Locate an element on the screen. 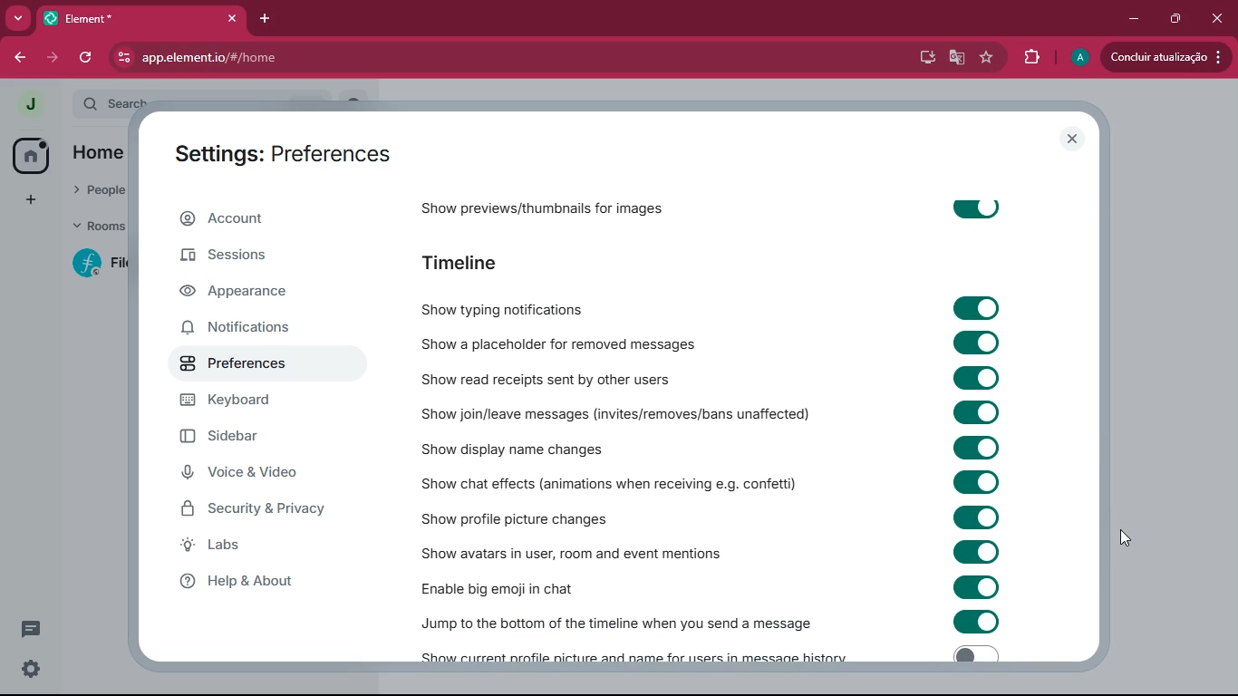 This screenshot has height=696, width=1238. add tab is located at coordinates (266, 18).